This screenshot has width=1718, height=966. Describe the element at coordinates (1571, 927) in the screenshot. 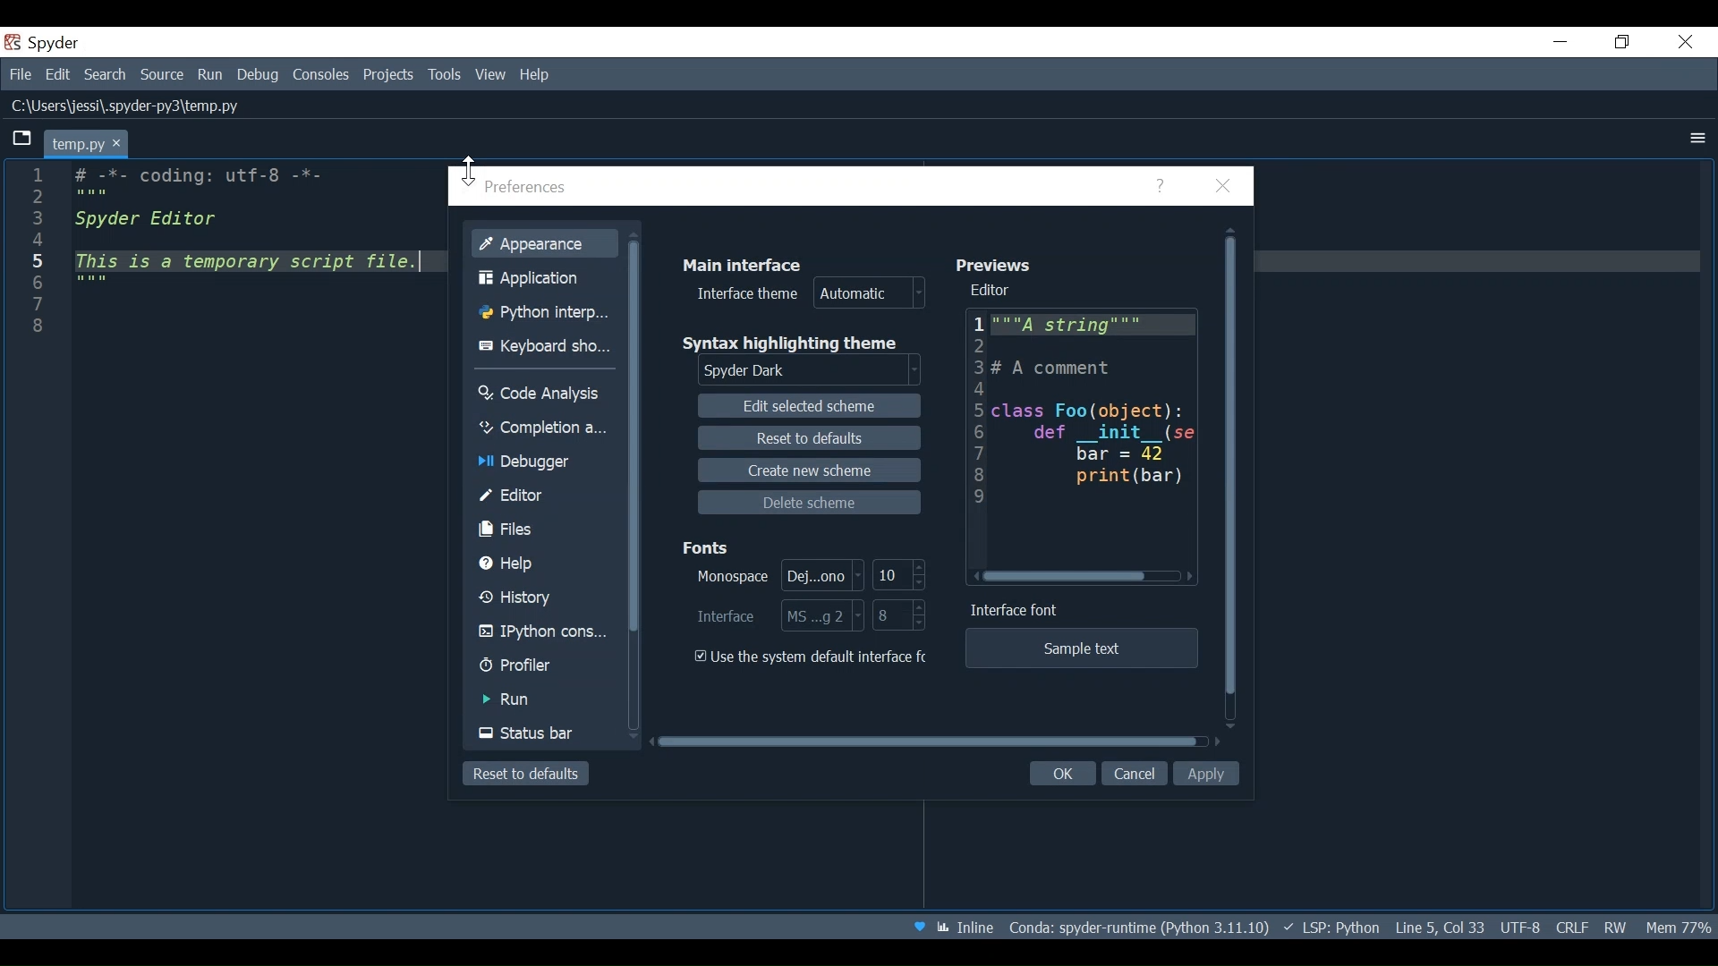

I see `FILE EQL Status` at that location.